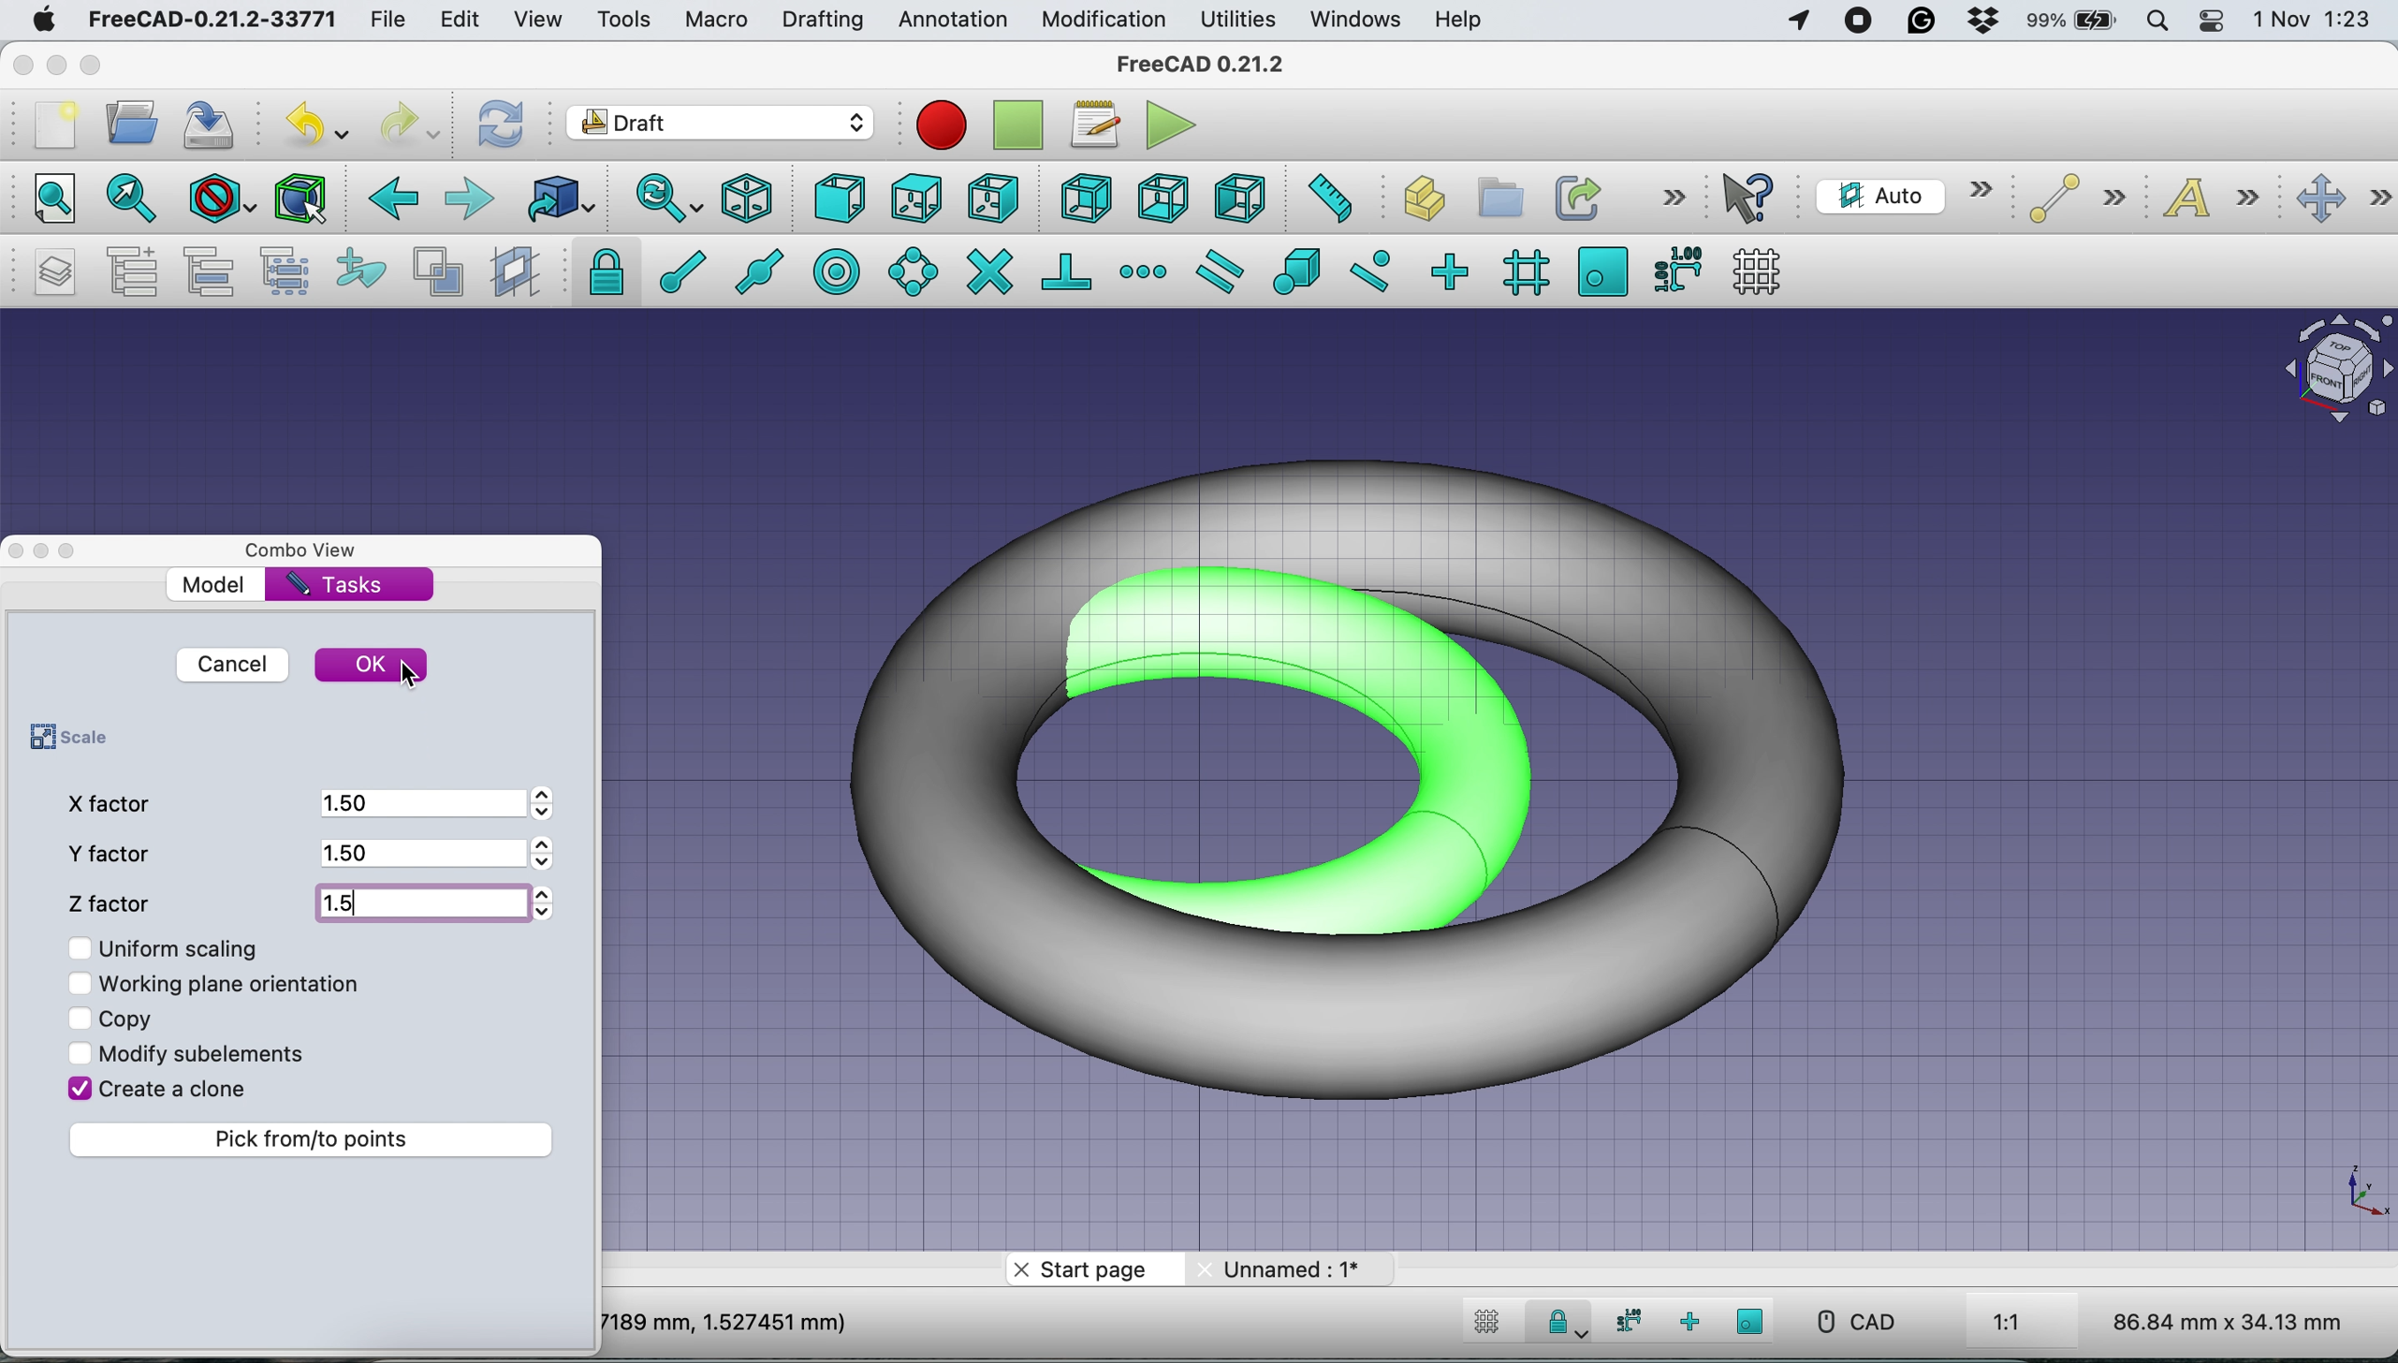 The image size is (2398, 1363). Describe the element at coordinates (1754, 198) in the screenshot. I see `what's this` at that location.